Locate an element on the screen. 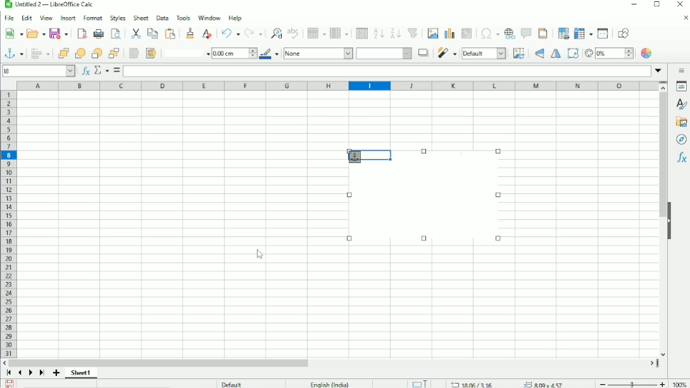  Help is located at coordinates (235, 18).